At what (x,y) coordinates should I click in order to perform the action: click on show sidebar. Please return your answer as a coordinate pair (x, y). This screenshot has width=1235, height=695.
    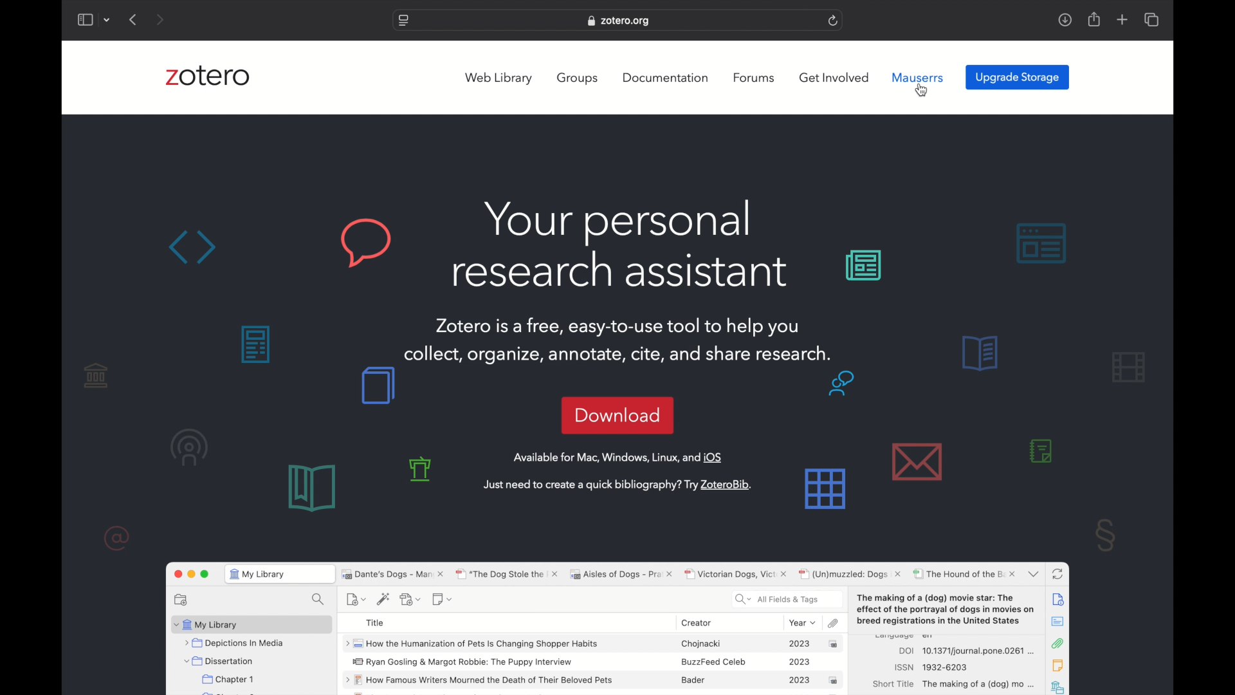
    Looking at the image, I should click on (84, 21).